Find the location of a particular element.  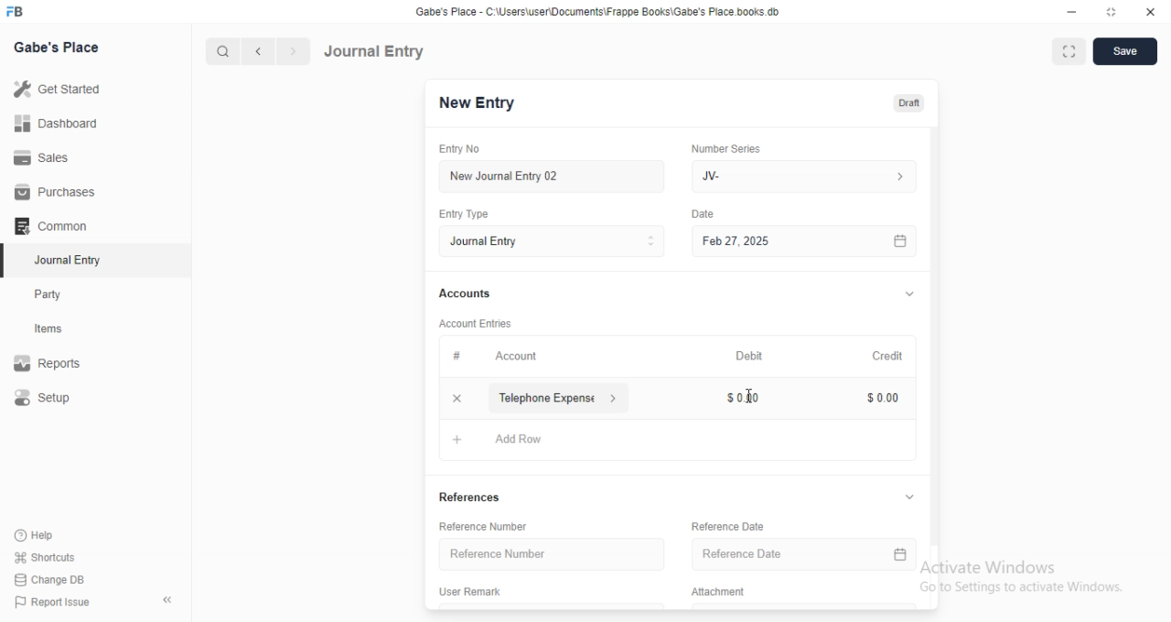

Minimize is located at coordinates (1070, 11).